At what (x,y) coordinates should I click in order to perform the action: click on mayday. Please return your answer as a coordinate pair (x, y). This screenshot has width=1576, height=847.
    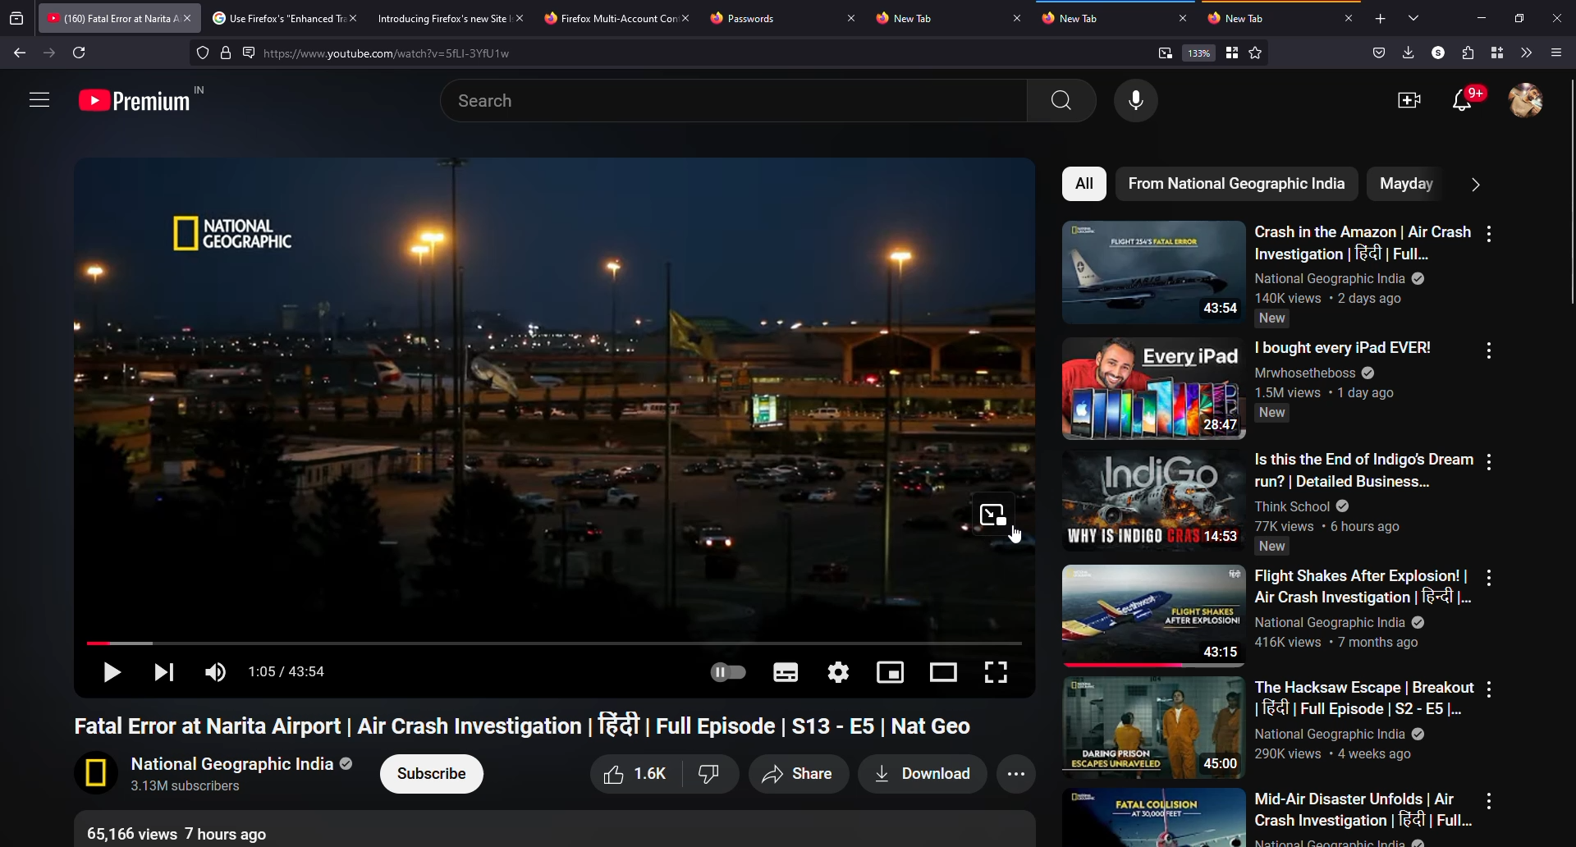
    Looking at the image, I should click on (1404, 183).